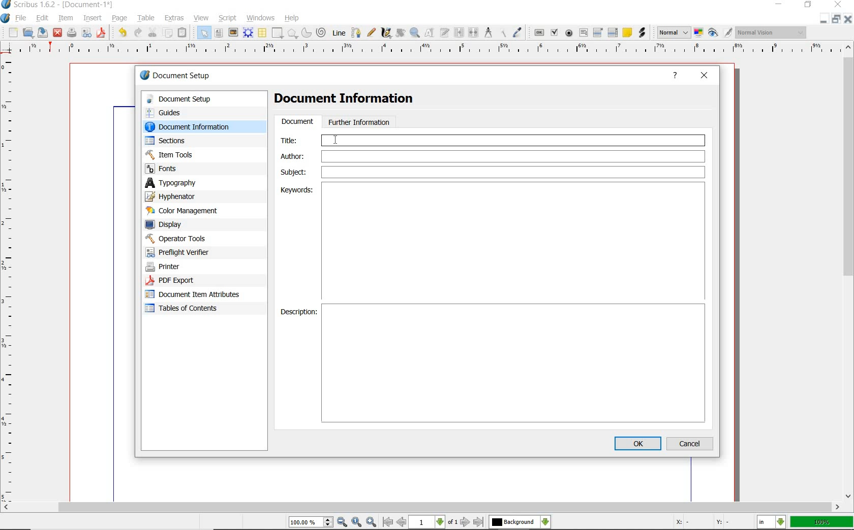 The height and width of the screenshot is (530, 854). Describe the element at coordinates (772, 32) in the screenshot. I see `visual appearance of the display` at that location.